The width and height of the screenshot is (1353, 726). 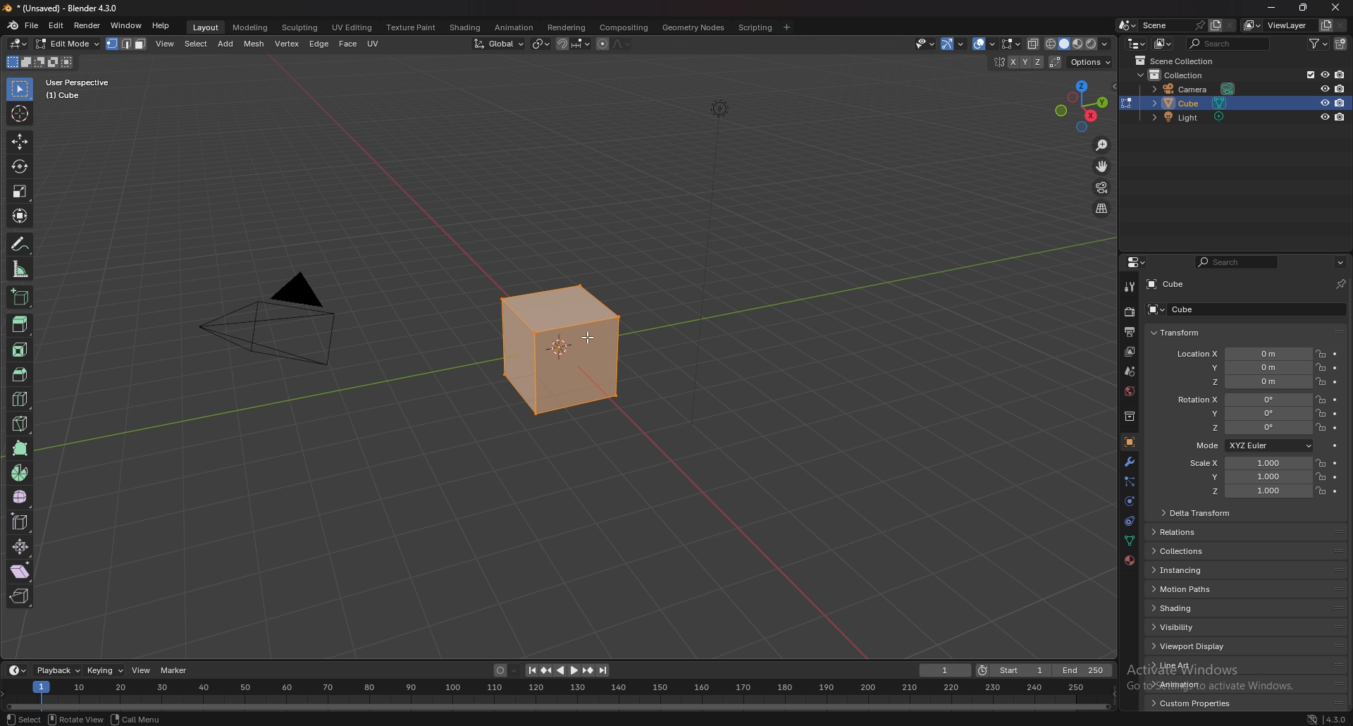 I want to click on delete scene, so click(x=1230, y=26).